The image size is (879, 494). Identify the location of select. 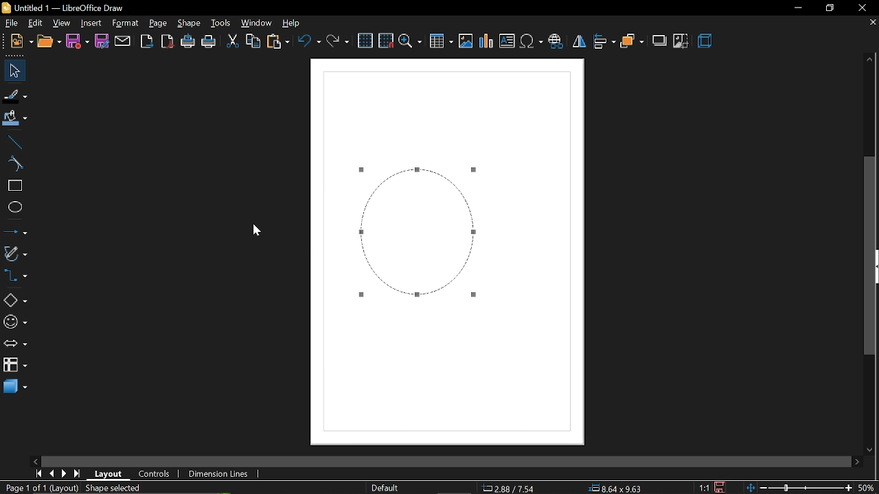
(13, 71).